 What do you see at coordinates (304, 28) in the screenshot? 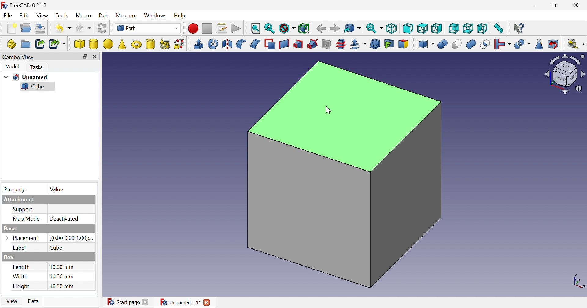
I see `Bounding box` at bounding box center [304, 28].